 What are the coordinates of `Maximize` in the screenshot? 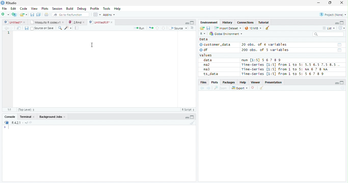 It's located at (342, 83).